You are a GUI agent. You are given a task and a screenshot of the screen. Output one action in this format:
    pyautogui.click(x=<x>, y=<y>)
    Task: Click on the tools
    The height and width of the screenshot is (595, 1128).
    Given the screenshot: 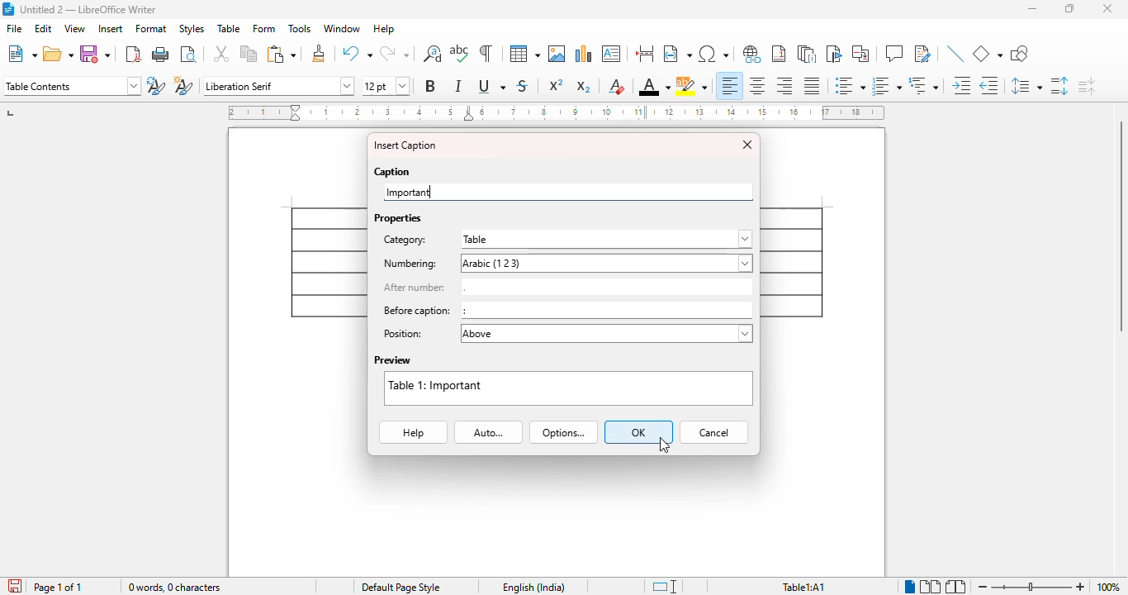 What is the action you would take?
    pyautogui.click(x=300, y=28)
    